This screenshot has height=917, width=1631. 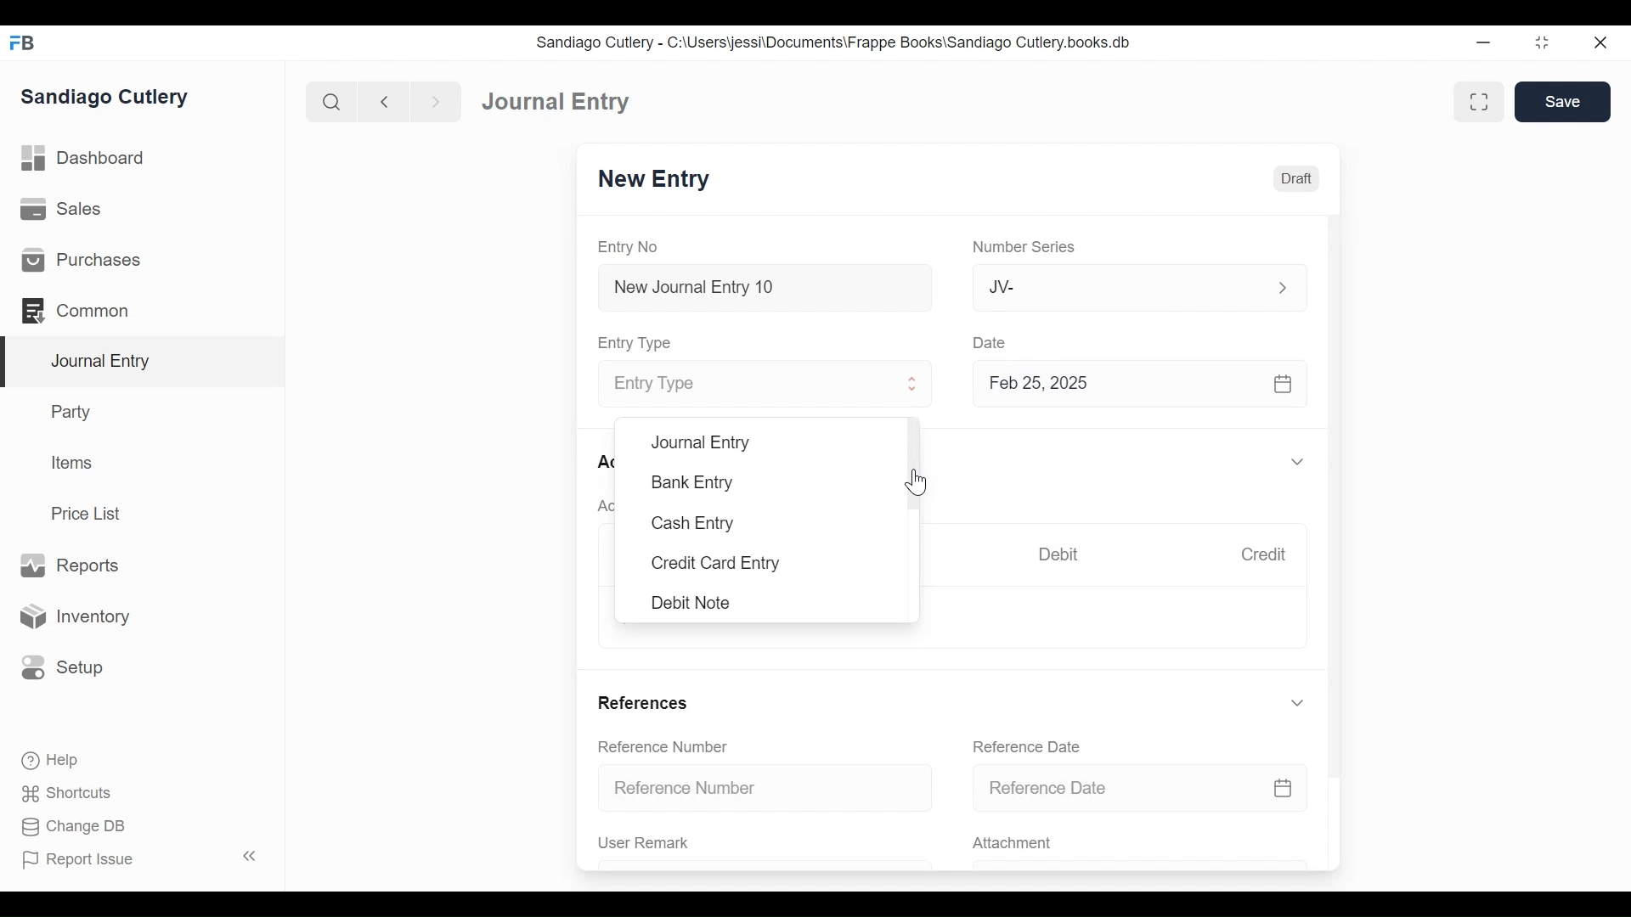 I want to click on Inventory, so click(x=79, y=616).